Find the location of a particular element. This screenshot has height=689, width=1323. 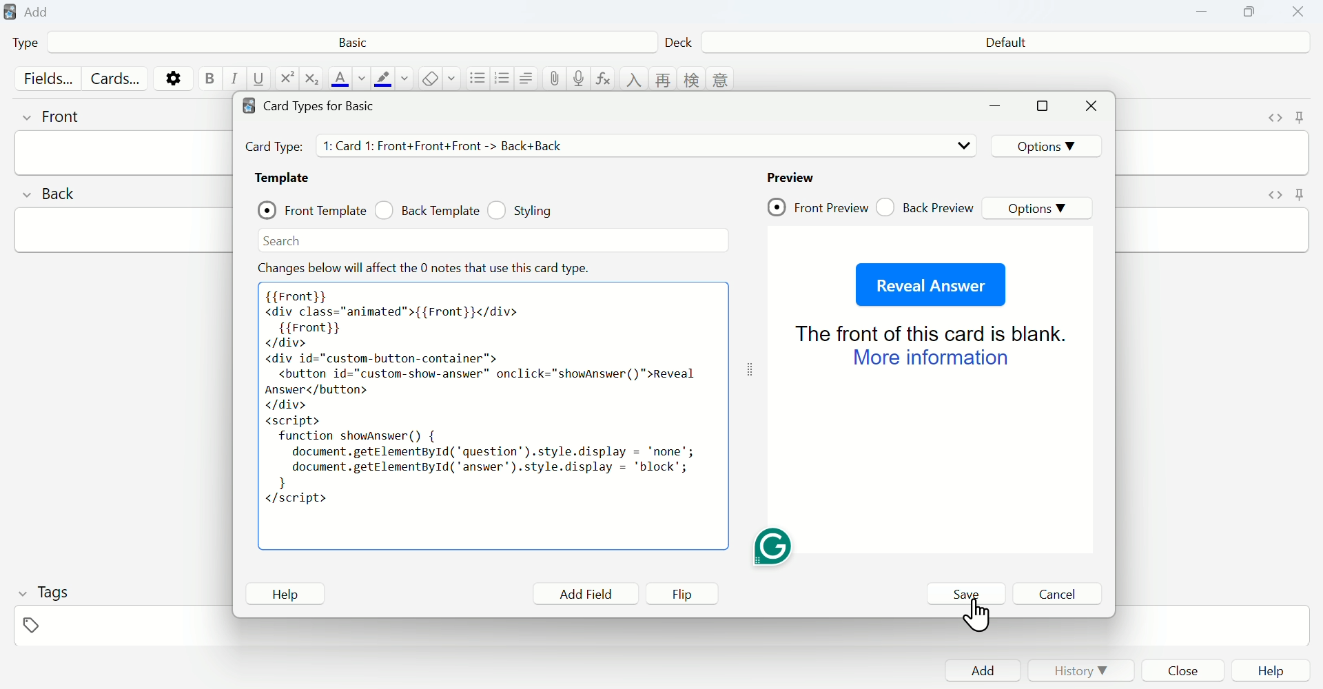

cursor is located at coordinates (976, 616).